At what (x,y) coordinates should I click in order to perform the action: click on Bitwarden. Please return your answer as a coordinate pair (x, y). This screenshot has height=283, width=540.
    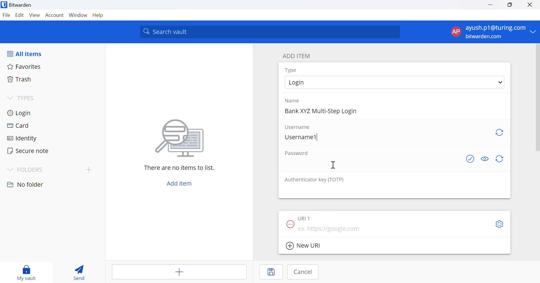
    Looking at the image, I should click on (18, 6).